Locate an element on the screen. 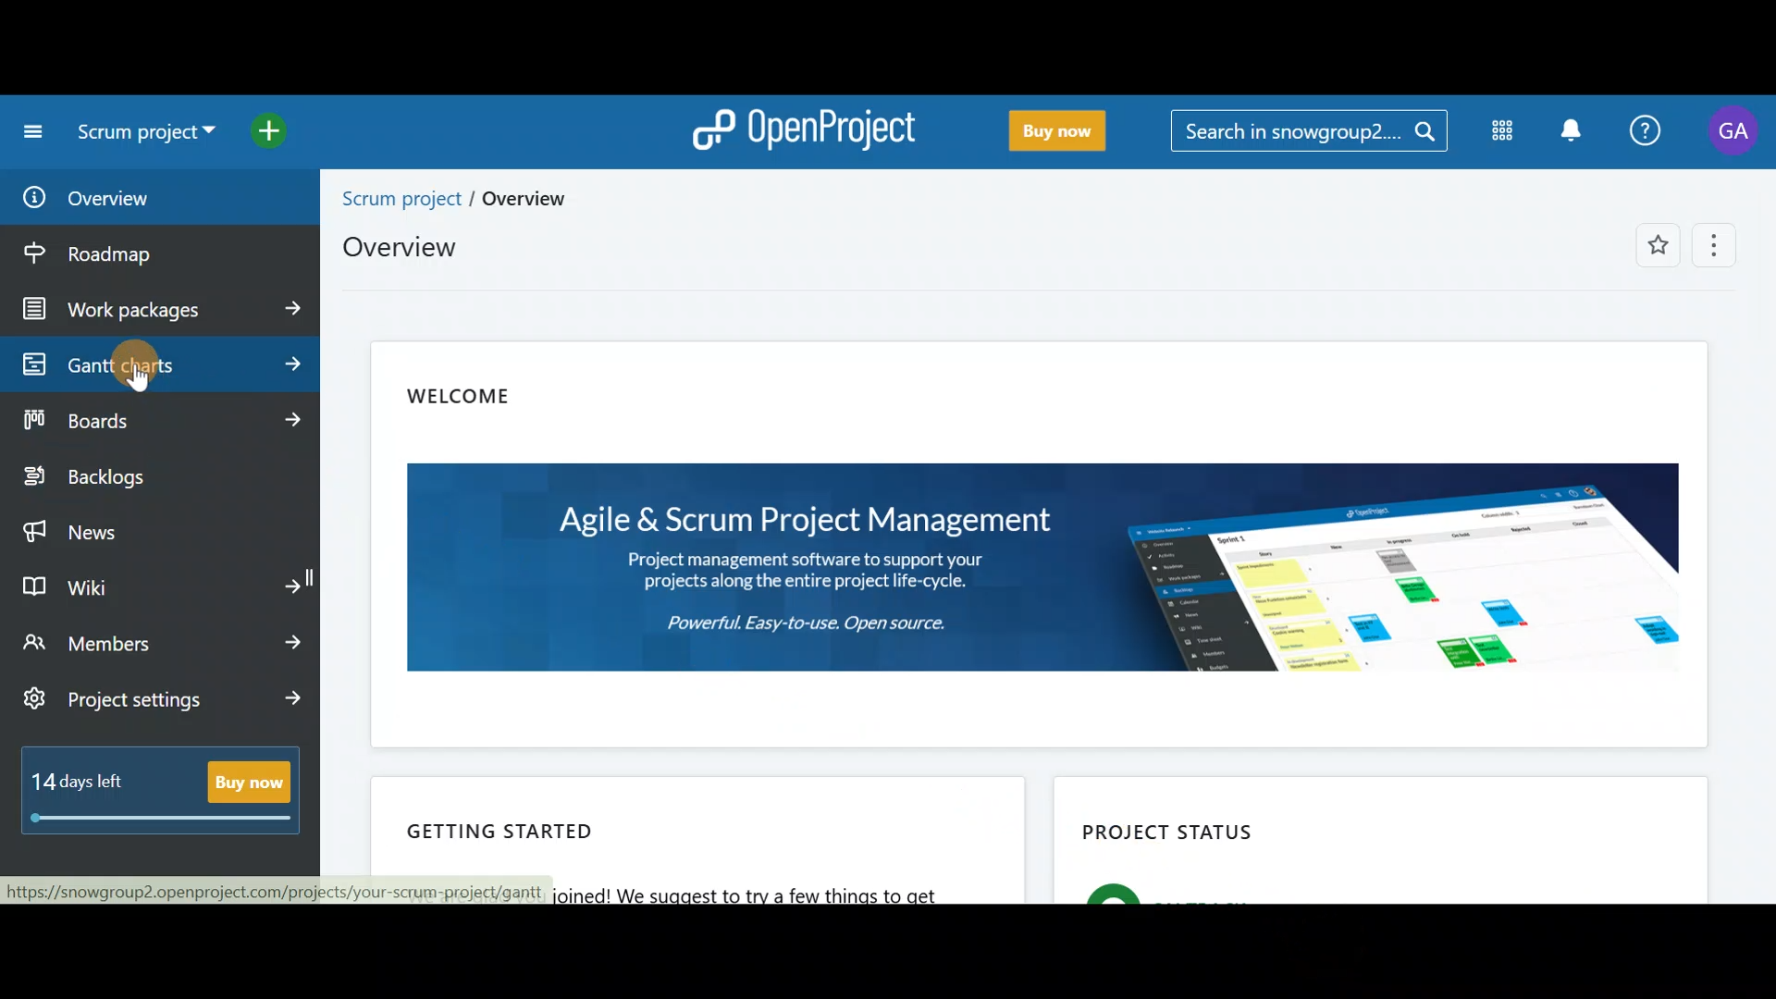  14 days left - Buy now is located at coordinates (161, 786).